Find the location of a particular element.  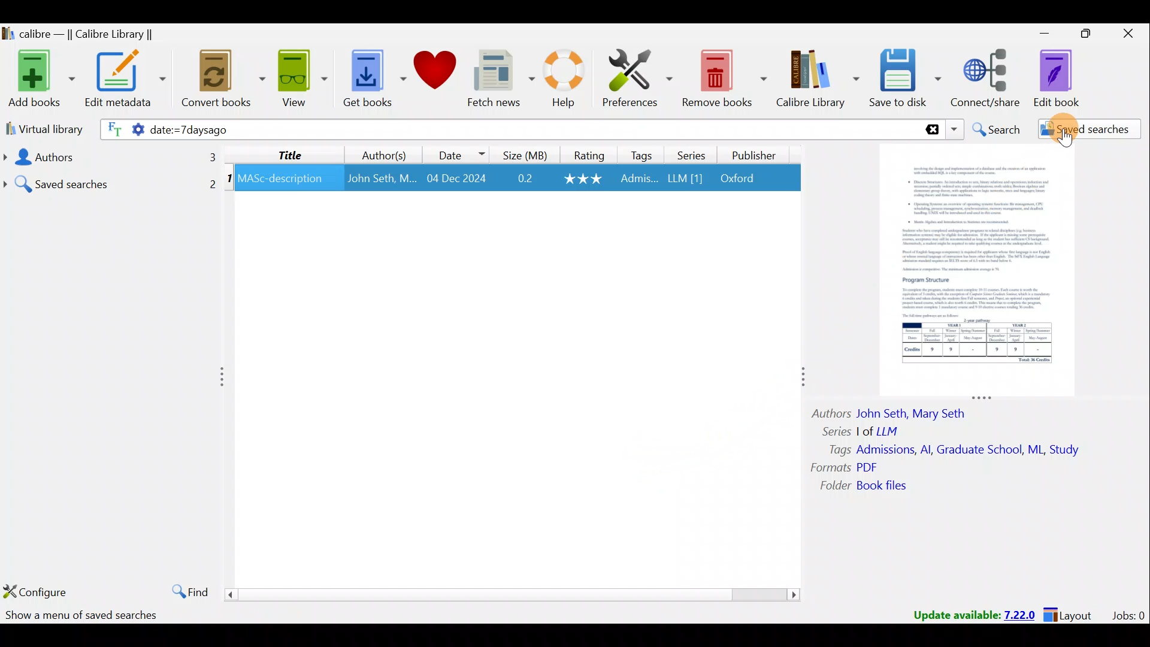

Search dropdown is located at coordinates (954, 129).